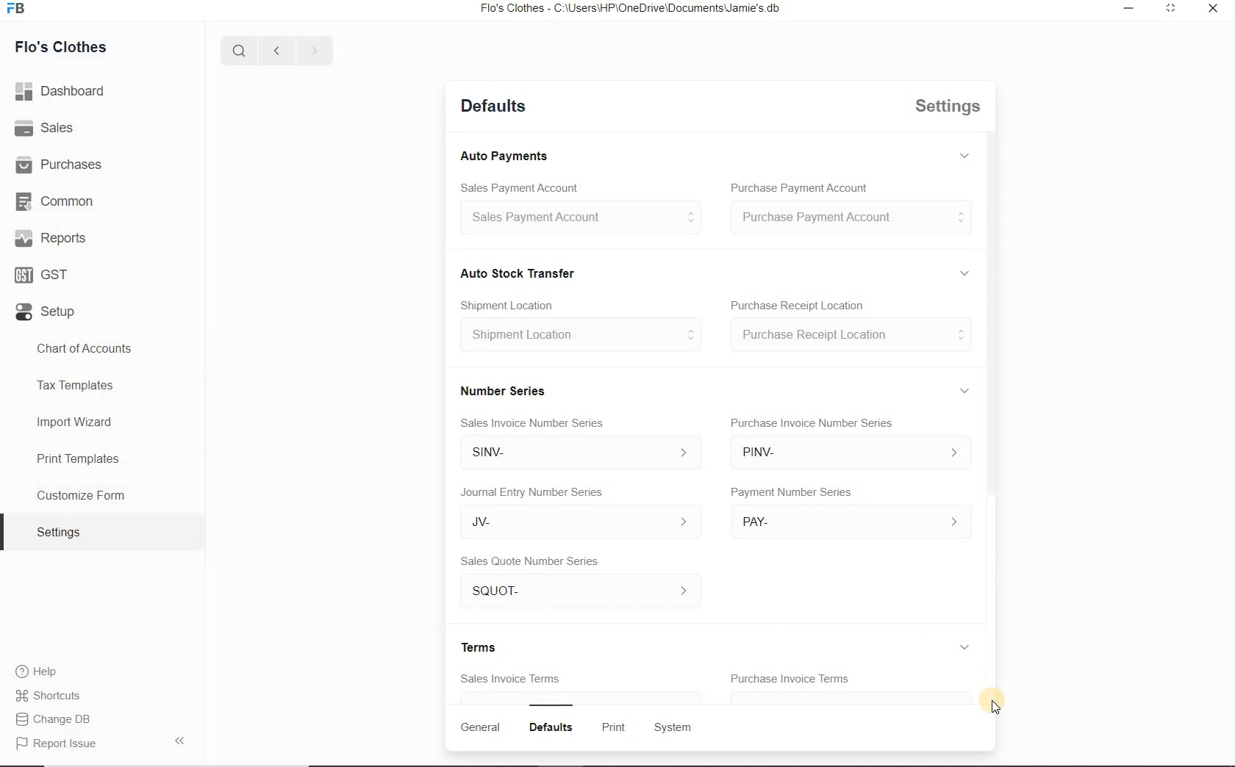 Image resolution: width=1235 pixels, height=767 pixels. Describe the element at coordinates (101, 423) in the screenshot. I see `Import Wizard` at that location.